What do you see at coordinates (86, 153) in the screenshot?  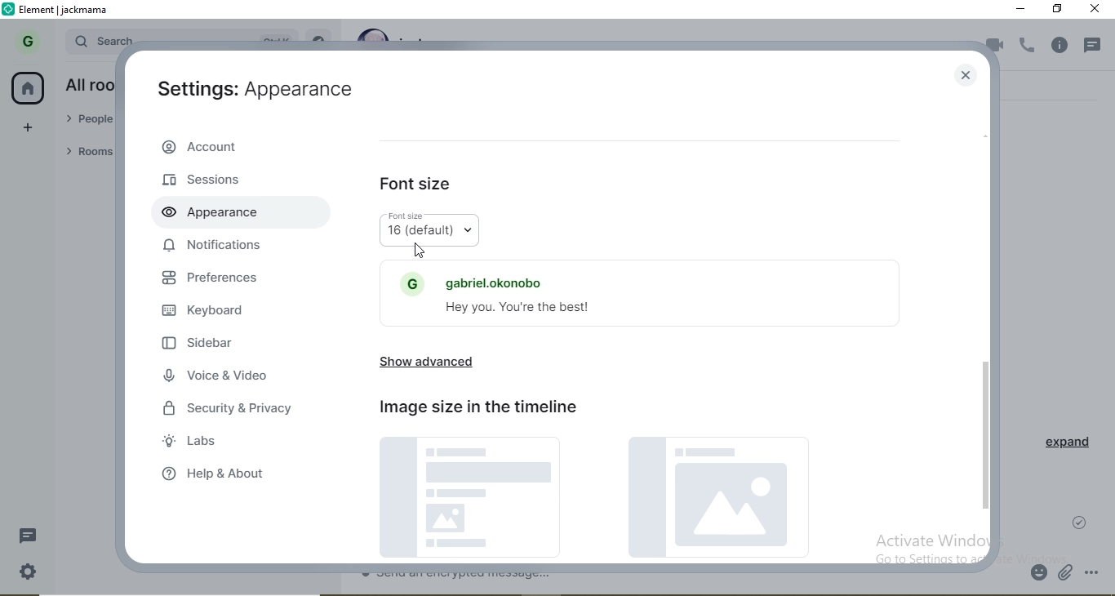 I see `rooms` at bounding box center [86, 153].